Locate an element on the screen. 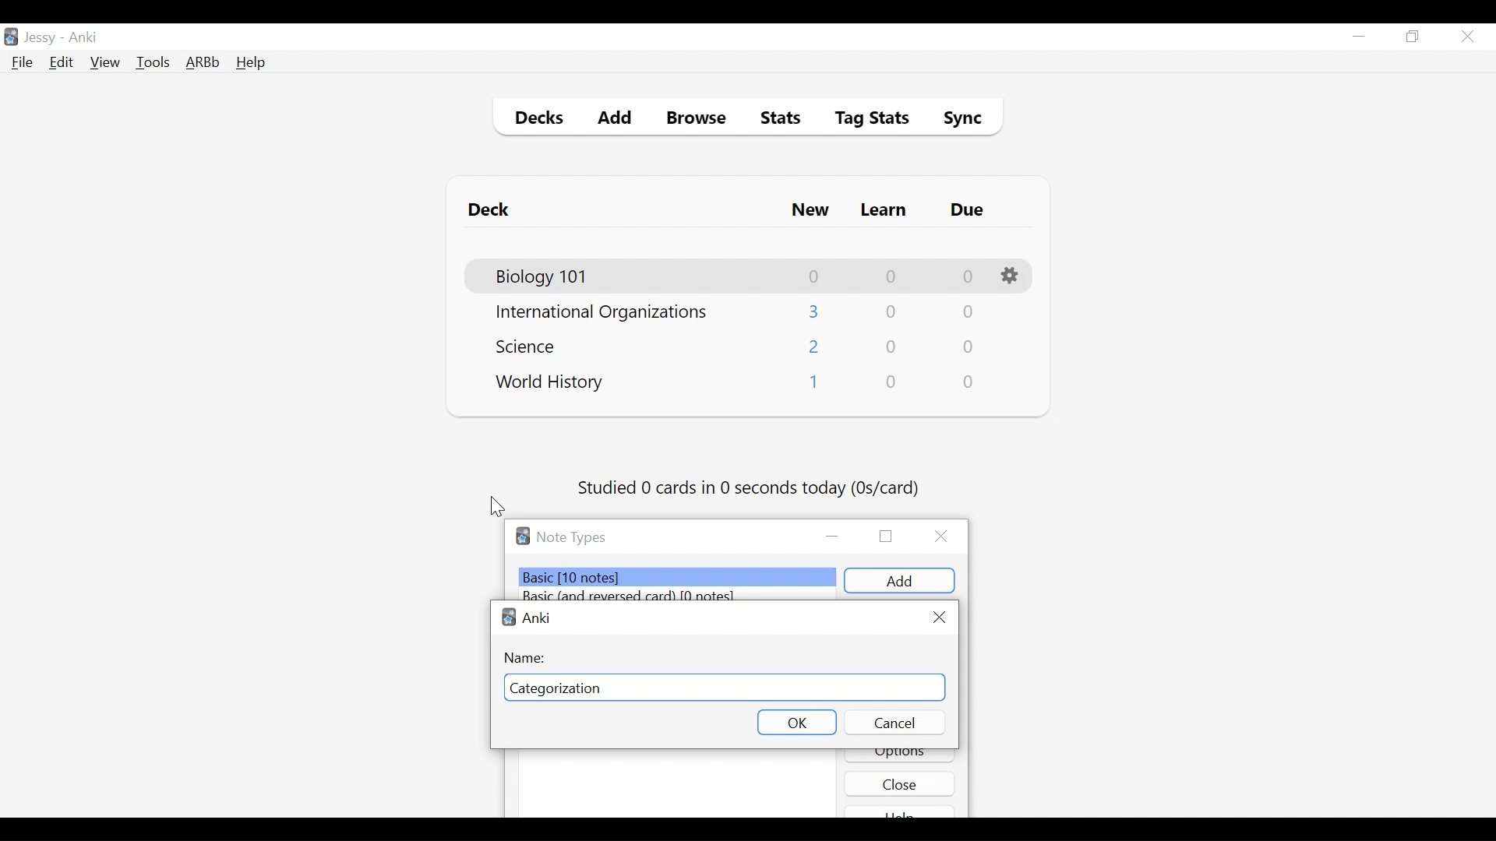 The width and height of the screenshot is (1496, 841). Basic (and reversed card)  (number of notes) is located at coordinates (637, 596).